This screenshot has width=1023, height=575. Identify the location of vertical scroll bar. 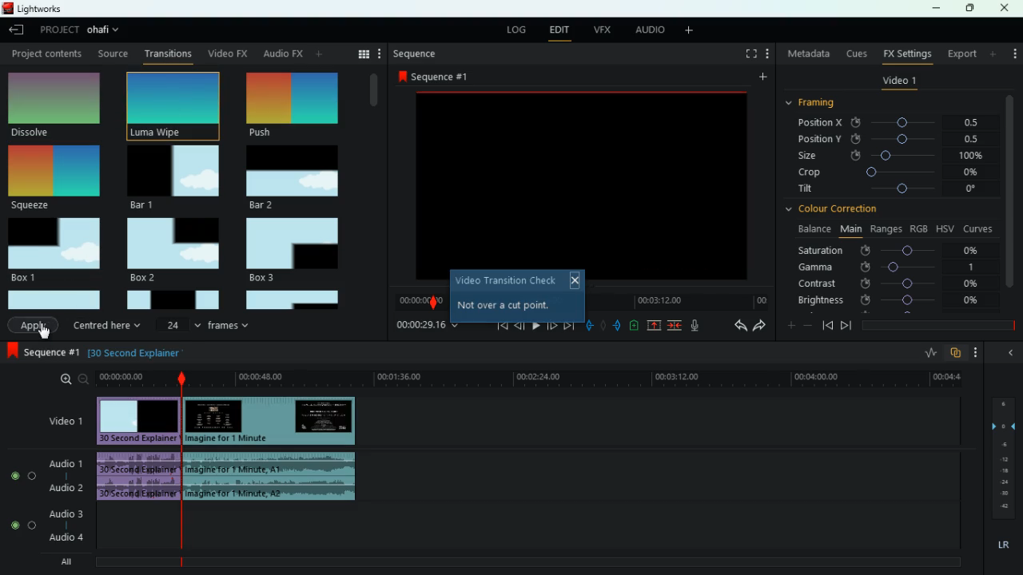
(1010, 202).